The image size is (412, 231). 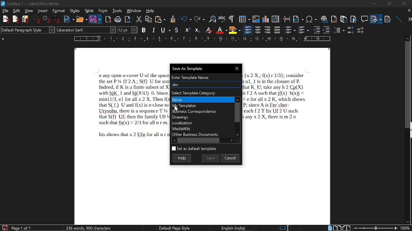 I want to click on Strike through, so click(x=177, y=30).